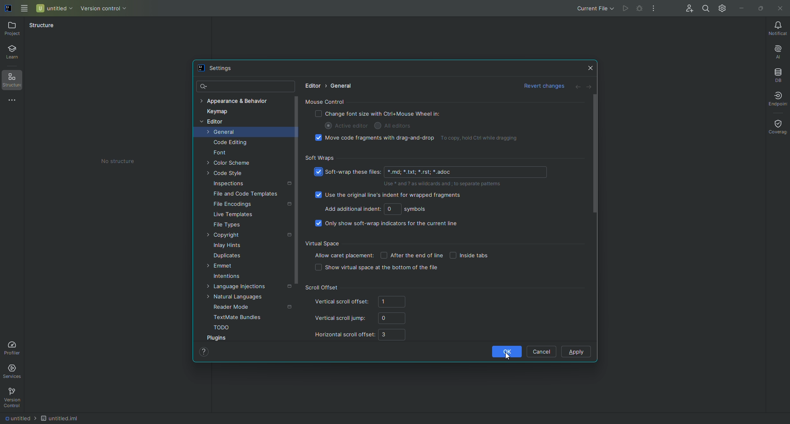 This screenshot has height=424, width=790. I want to click on Close, so click(779, 9).